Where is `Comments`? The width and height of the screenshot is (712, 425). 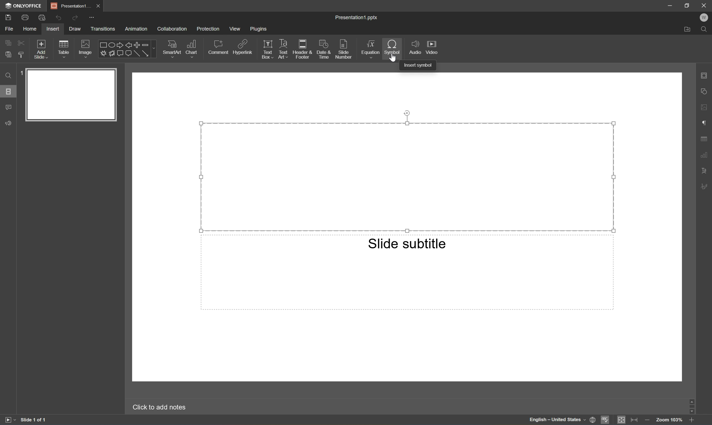 Comments is located at coordinates (9, 107).